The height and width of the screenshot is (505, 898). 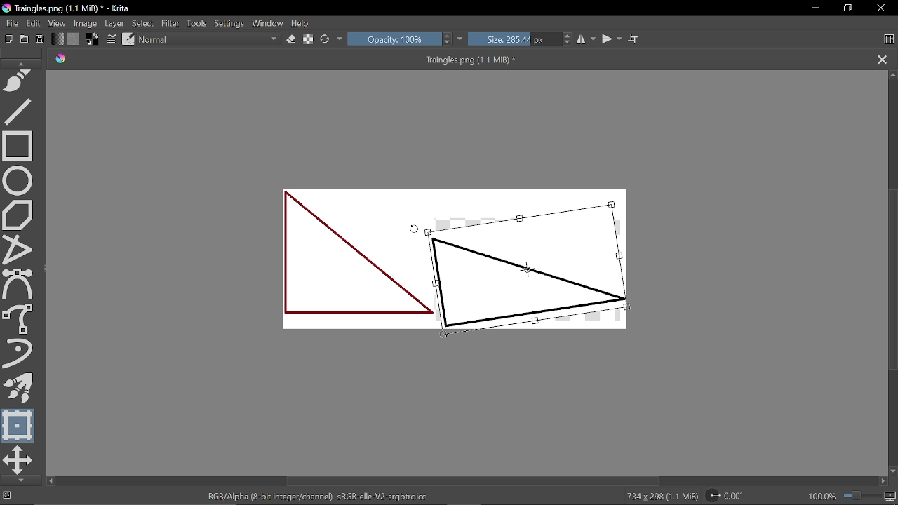 I want to click on Move up, so click(x=892, y=75).